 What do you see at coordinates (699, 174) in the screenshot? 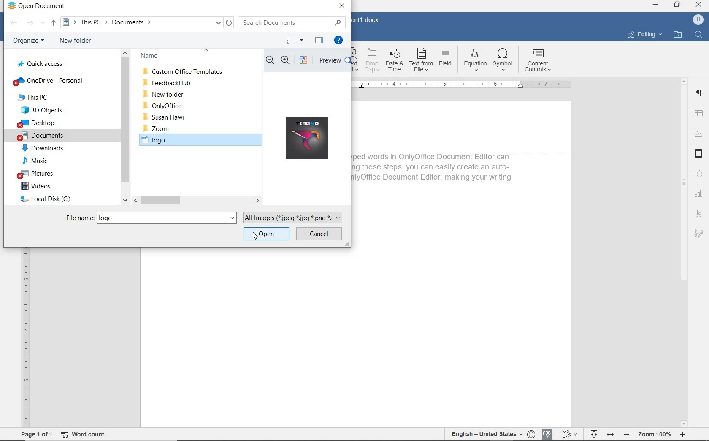
I see `SHAPE` at bounding box center [699, 174].